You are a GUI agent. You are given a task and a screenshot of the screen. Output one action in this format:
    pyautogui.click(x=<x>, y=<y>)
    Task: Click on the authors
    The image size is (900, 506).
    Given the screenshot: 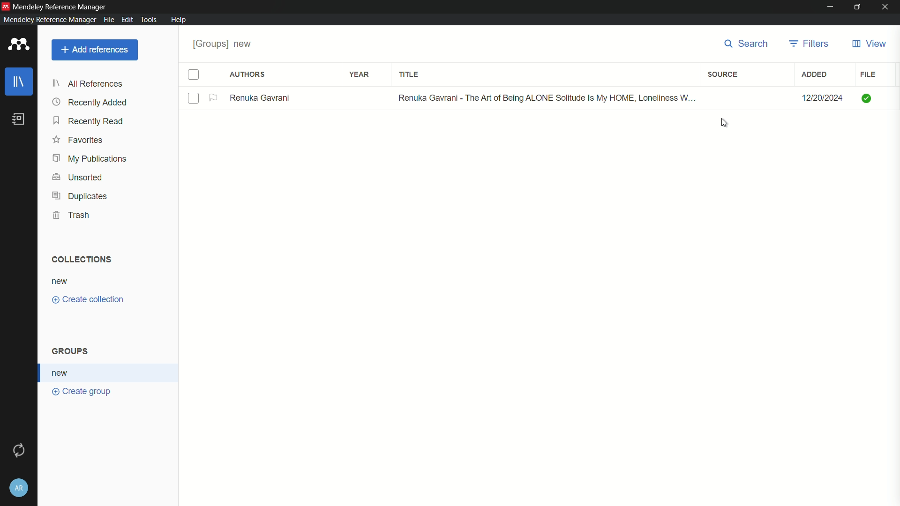 What is the action you would take?
    pyautogui.click(x=248, y=75)
    